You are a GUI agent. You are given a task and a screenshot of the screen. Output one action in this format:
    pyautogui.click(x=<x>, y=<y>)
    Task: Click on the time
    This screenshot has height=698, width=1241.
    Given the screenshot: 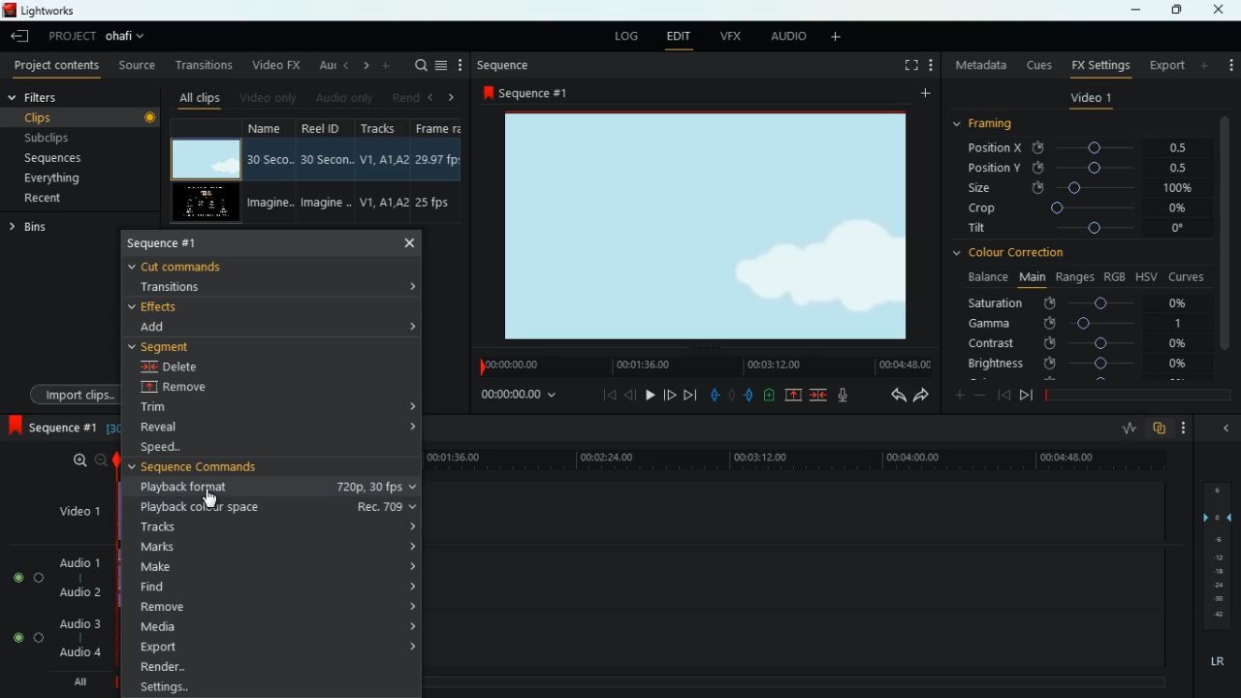 What is the action you would take?
    pyautogui.click(x=793, y=459)
    